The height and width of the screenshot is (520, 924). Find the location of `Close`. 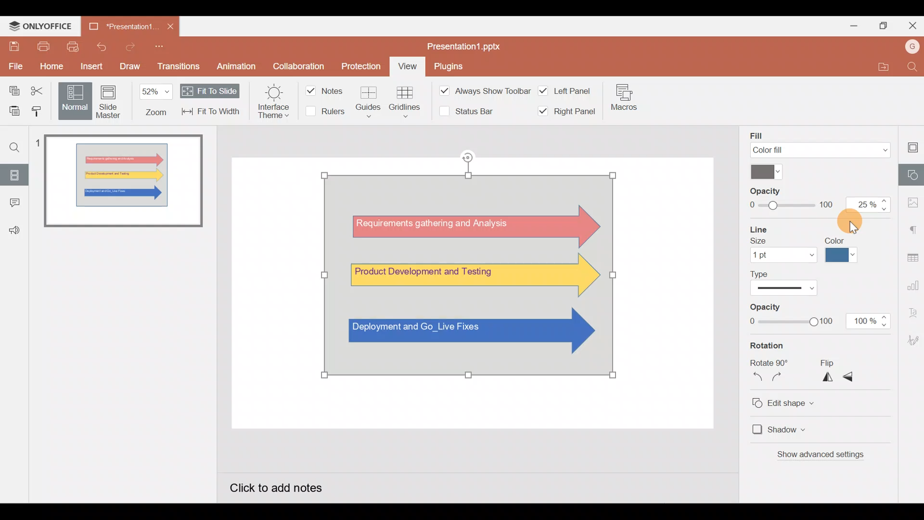

Close is located at coordinates (911, 27).